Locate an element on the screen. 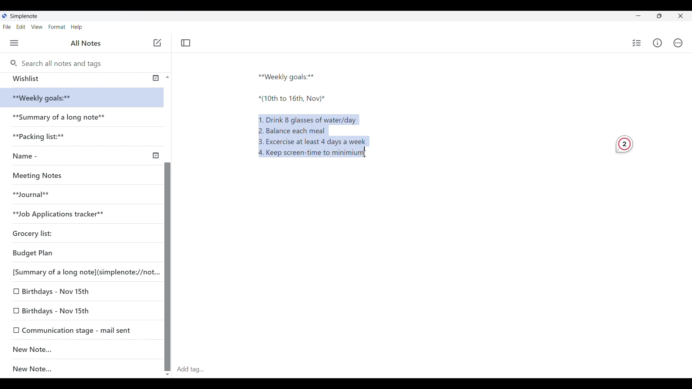  Edit is located at coordinates (23, 27).